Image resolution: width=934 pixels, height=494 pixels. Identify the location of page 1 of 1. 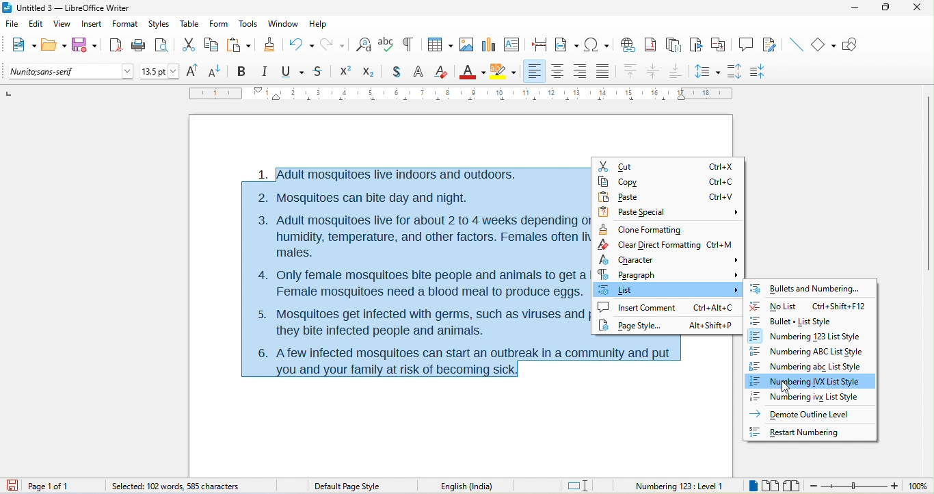
(62, 486).